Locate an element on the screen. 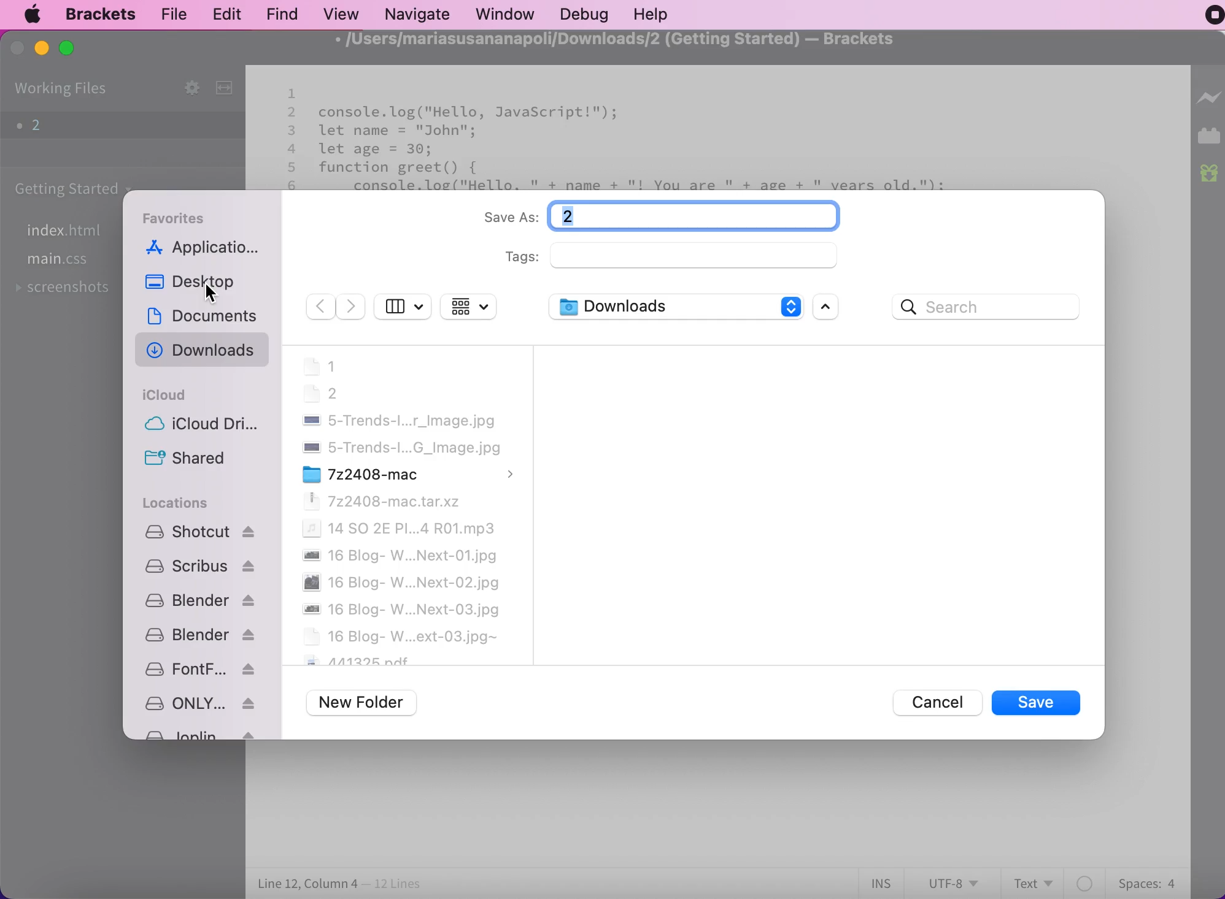 The height and width of the screenshot is (899, 1225). find is located at coordinates (279, 14).